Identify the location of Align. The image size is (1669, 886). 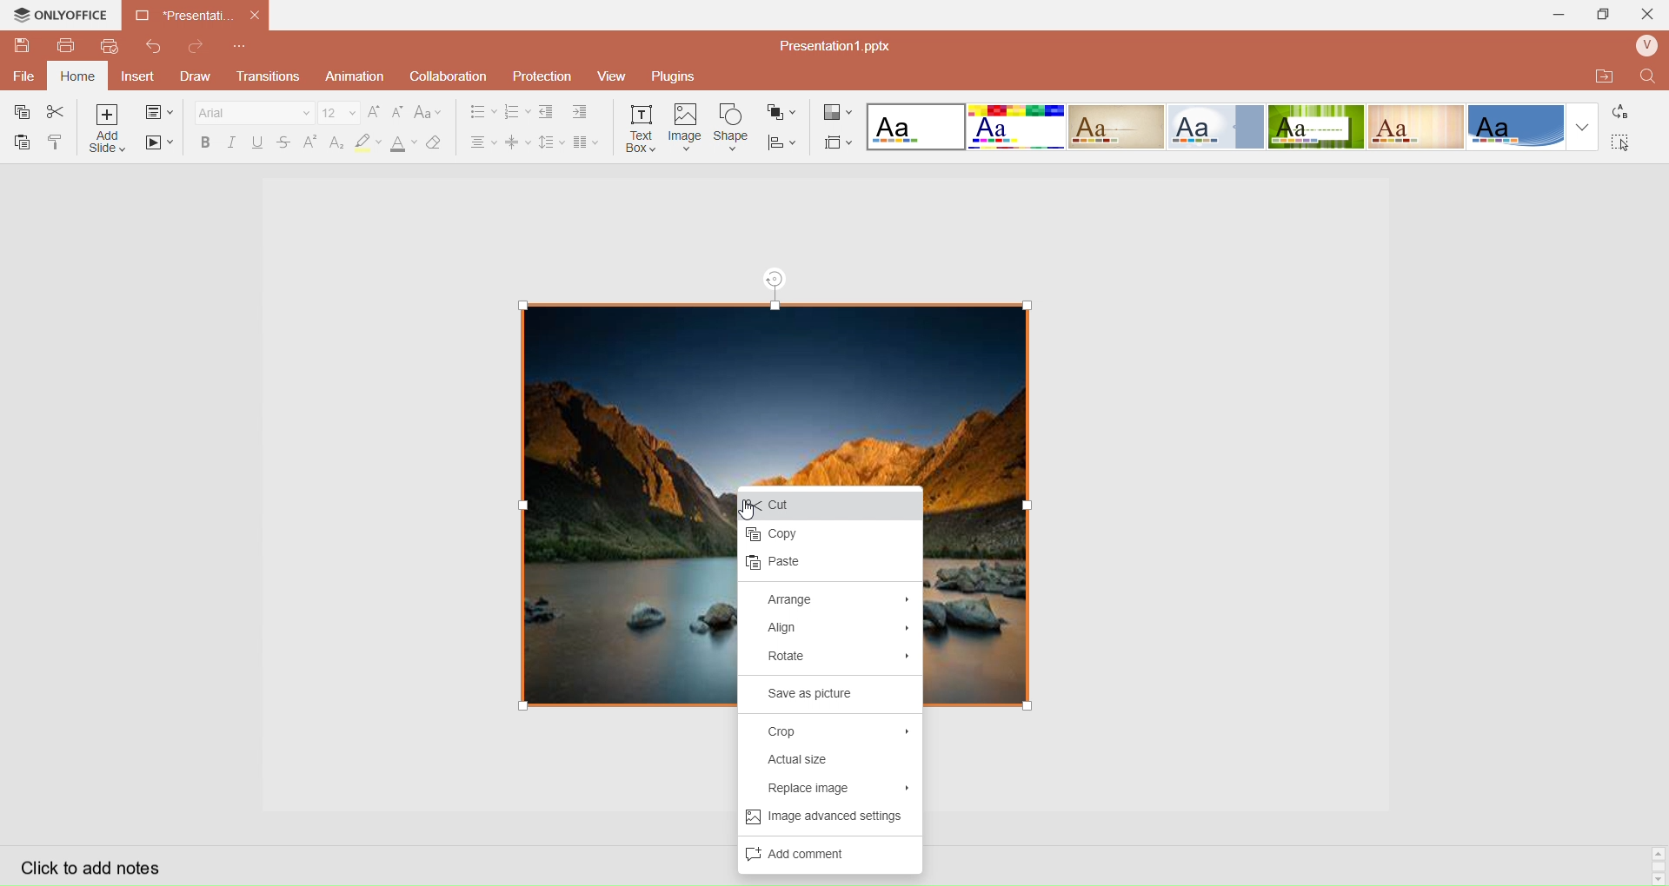
(834, 626).